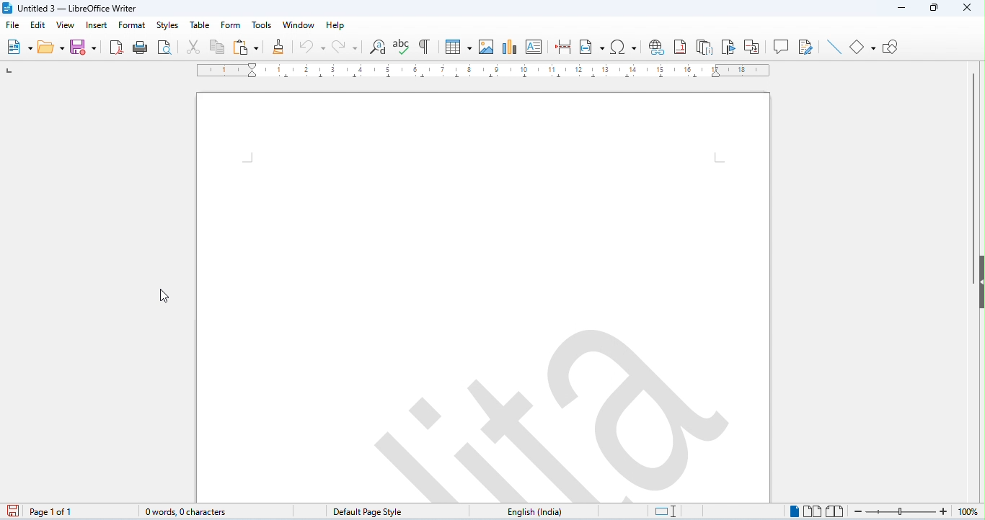  Describe the element at coordinates (360, 510) in the screenshot. I see `default page style` at that location.